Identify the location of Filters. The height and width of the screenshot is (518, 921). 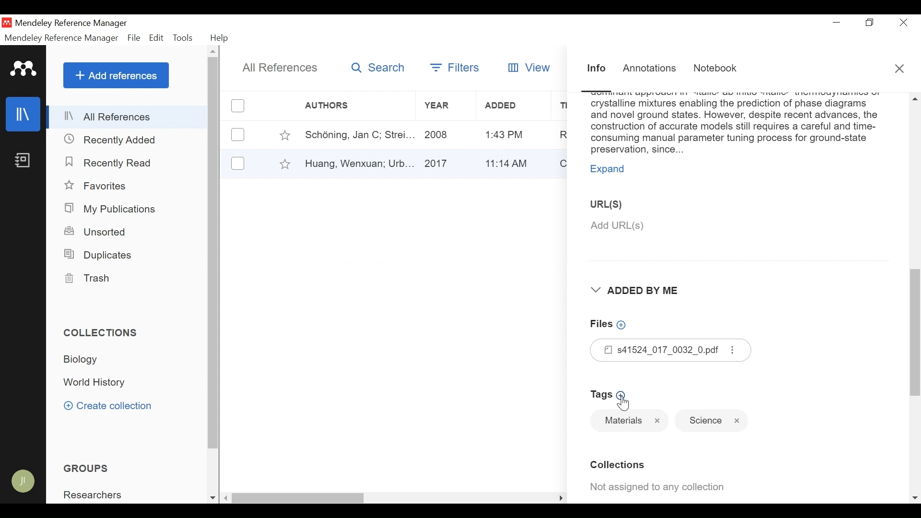
(453, 67).